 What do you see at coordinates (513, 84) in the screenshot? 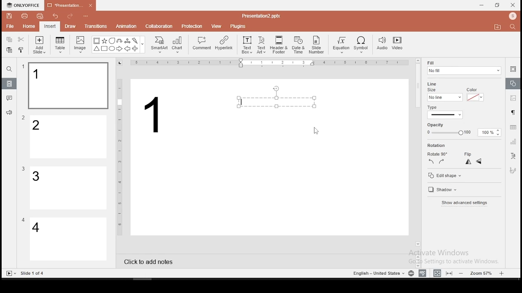
I see `shape settings` at bounding box center [513, 84].